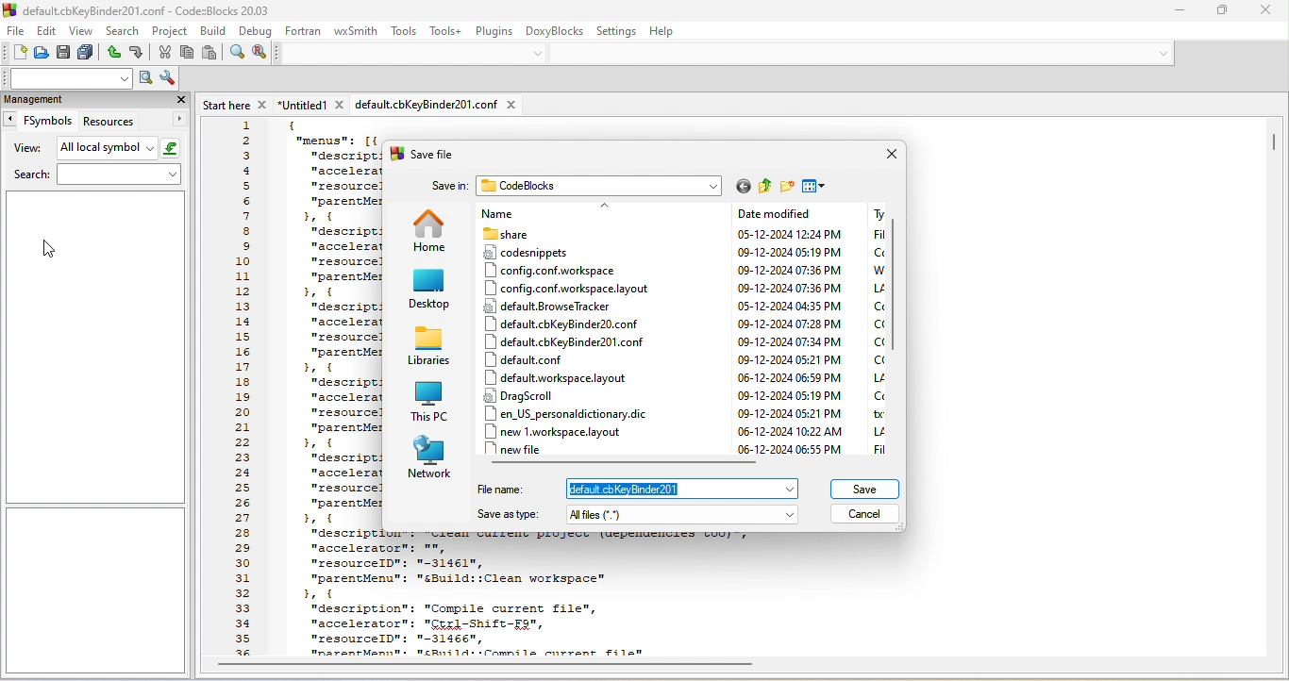  What do you see at coordinates (765, 187) in the screenshot?
I see `up one level` at bounding box center [765, 187].